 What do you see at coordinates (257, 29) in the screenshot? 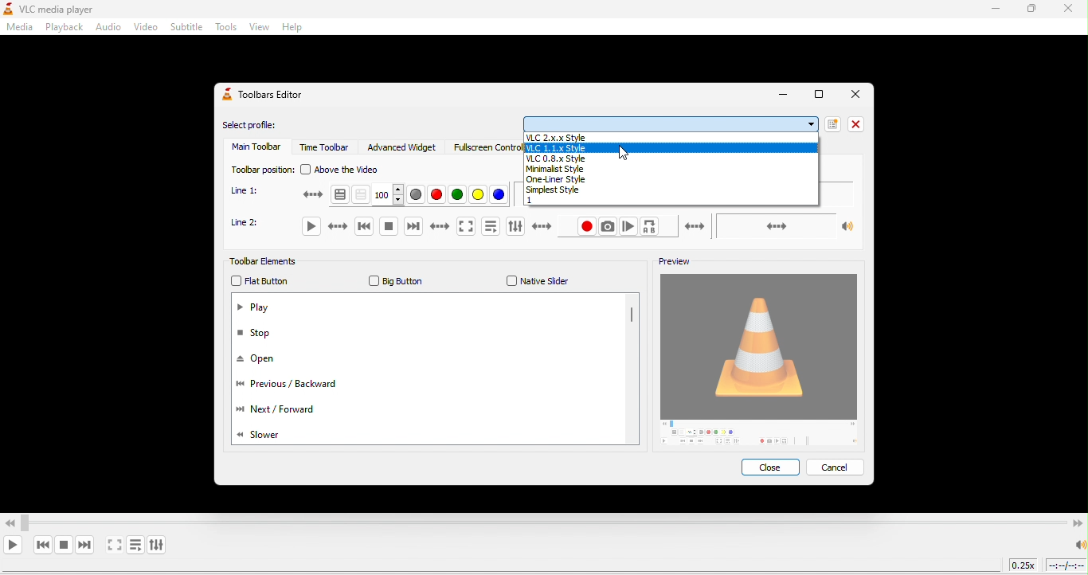
I see `view` at bounding box center [257, 29].